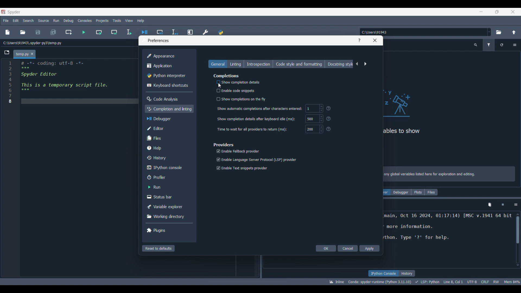  Describe the element at coordinates (235, 64) in the screenshot. I see `Linting` at that location.